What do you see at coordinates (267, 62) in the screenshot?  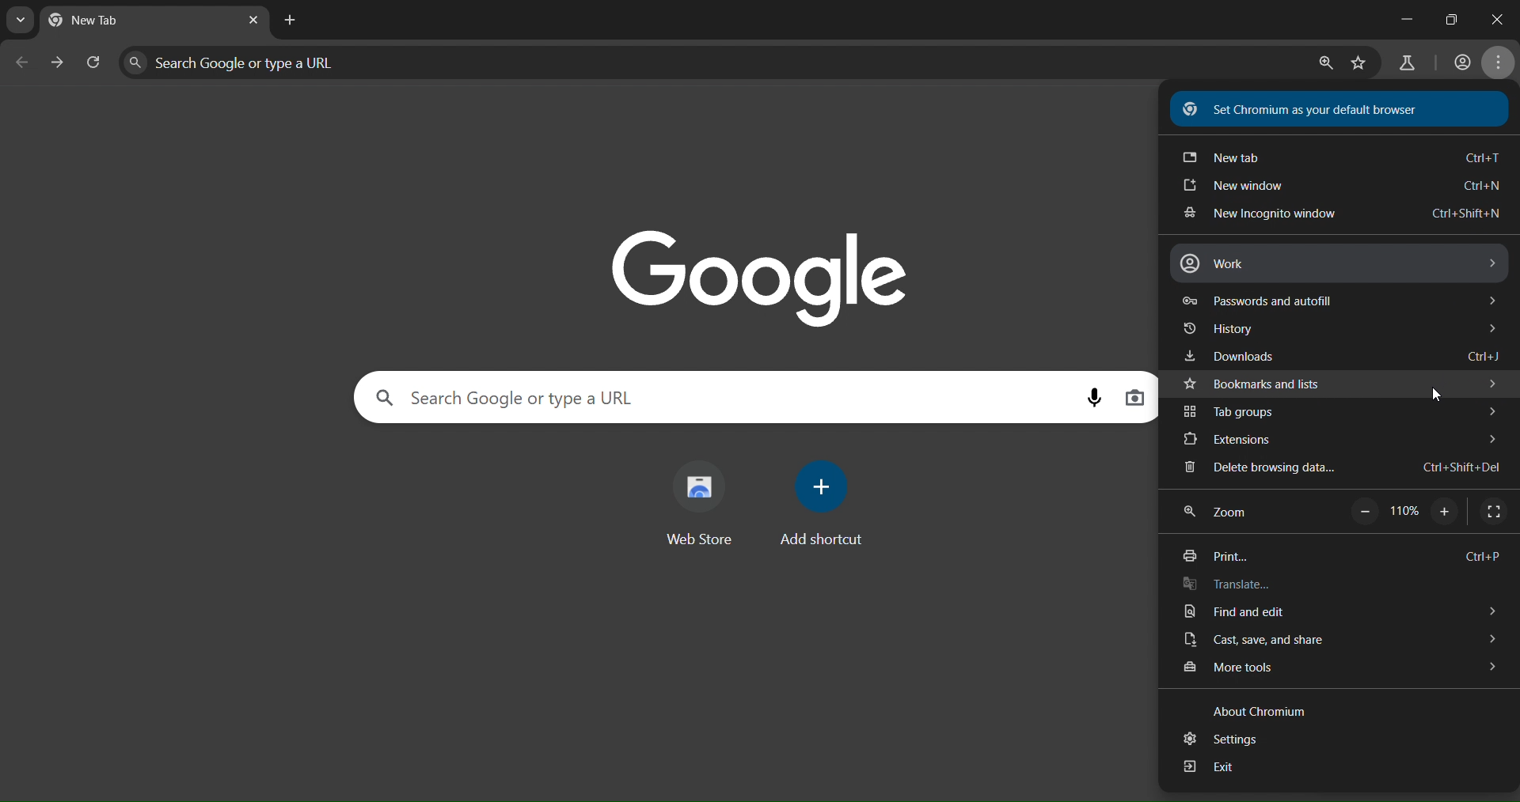 I see `search panel` at bounding box center [267, 62].